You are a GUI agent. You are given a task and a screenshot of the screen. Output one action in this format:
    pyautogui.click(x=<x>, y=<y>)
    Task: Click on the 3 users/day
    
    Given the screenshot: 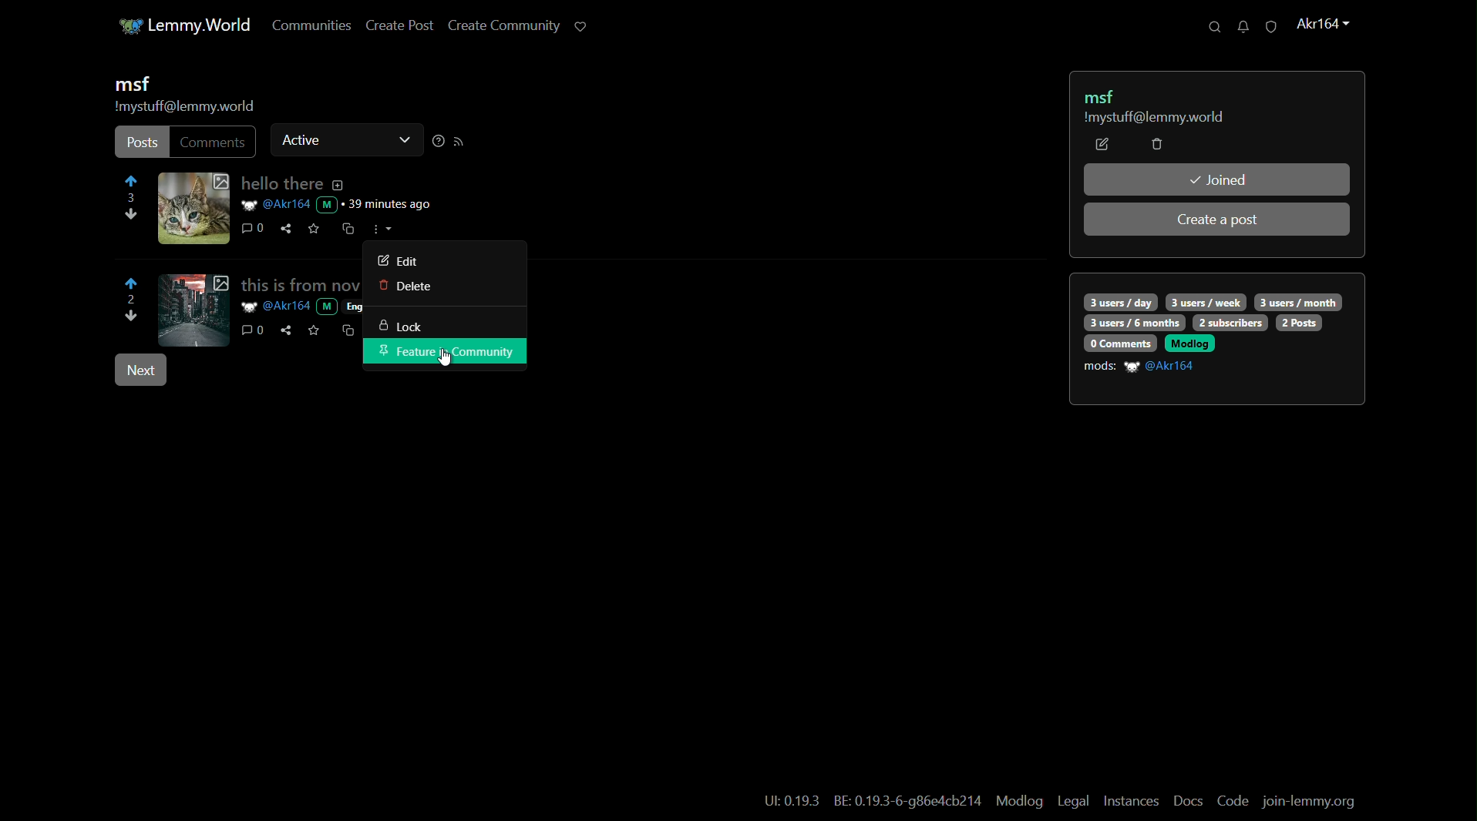 What is the action you would take?
    pyautogui.click(x=1119, y=302)
    